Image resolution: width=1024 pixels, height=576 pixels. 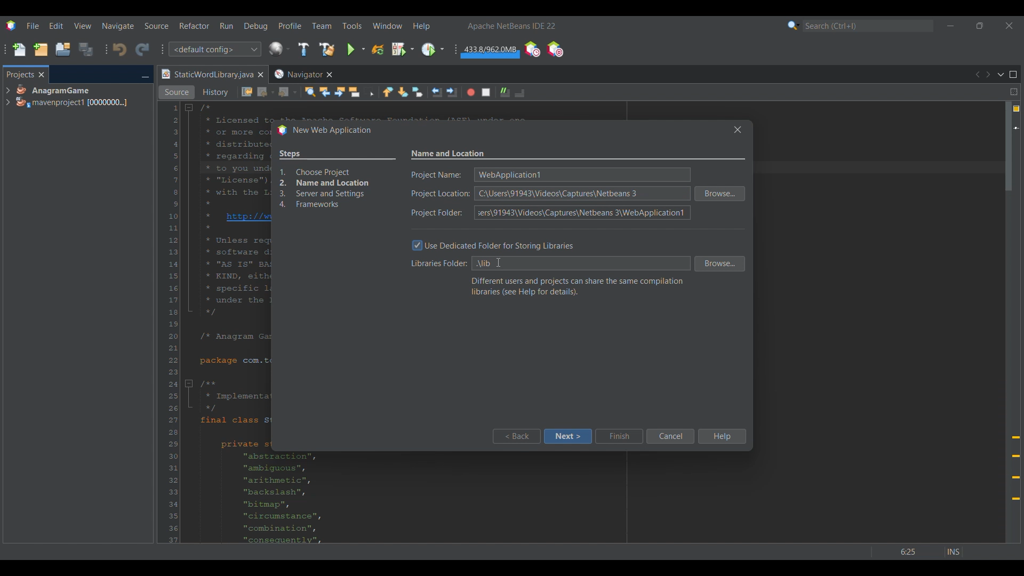 I want to click on Find previous occurrences, so click(x=325, y=92).